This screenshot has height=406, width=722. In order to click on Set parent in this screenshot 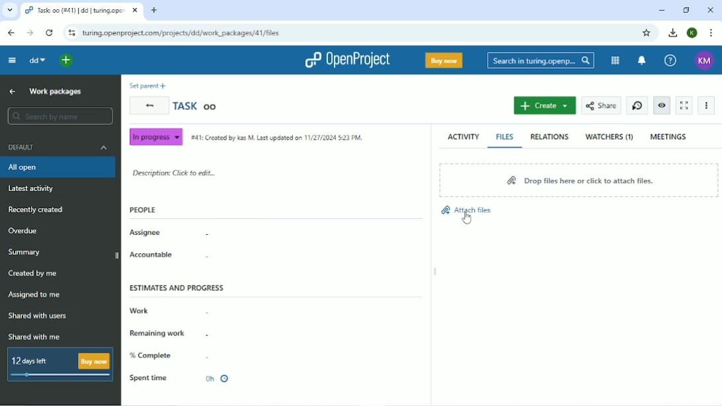, I will do `click(148, 87)`.